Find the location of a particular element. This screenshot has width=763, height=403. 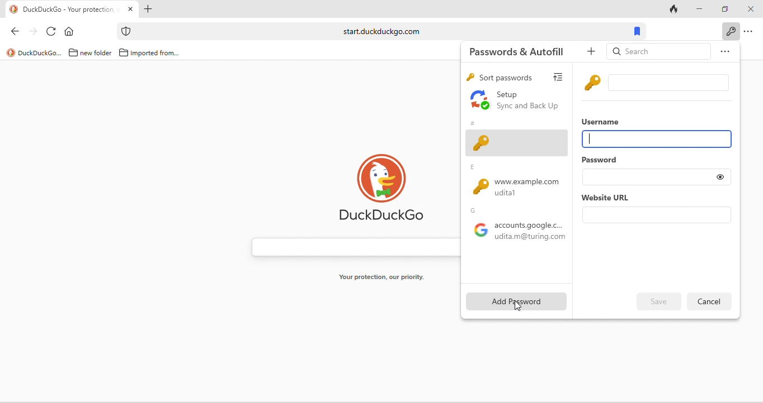

bookmarks is located at coordinates (638, 32).